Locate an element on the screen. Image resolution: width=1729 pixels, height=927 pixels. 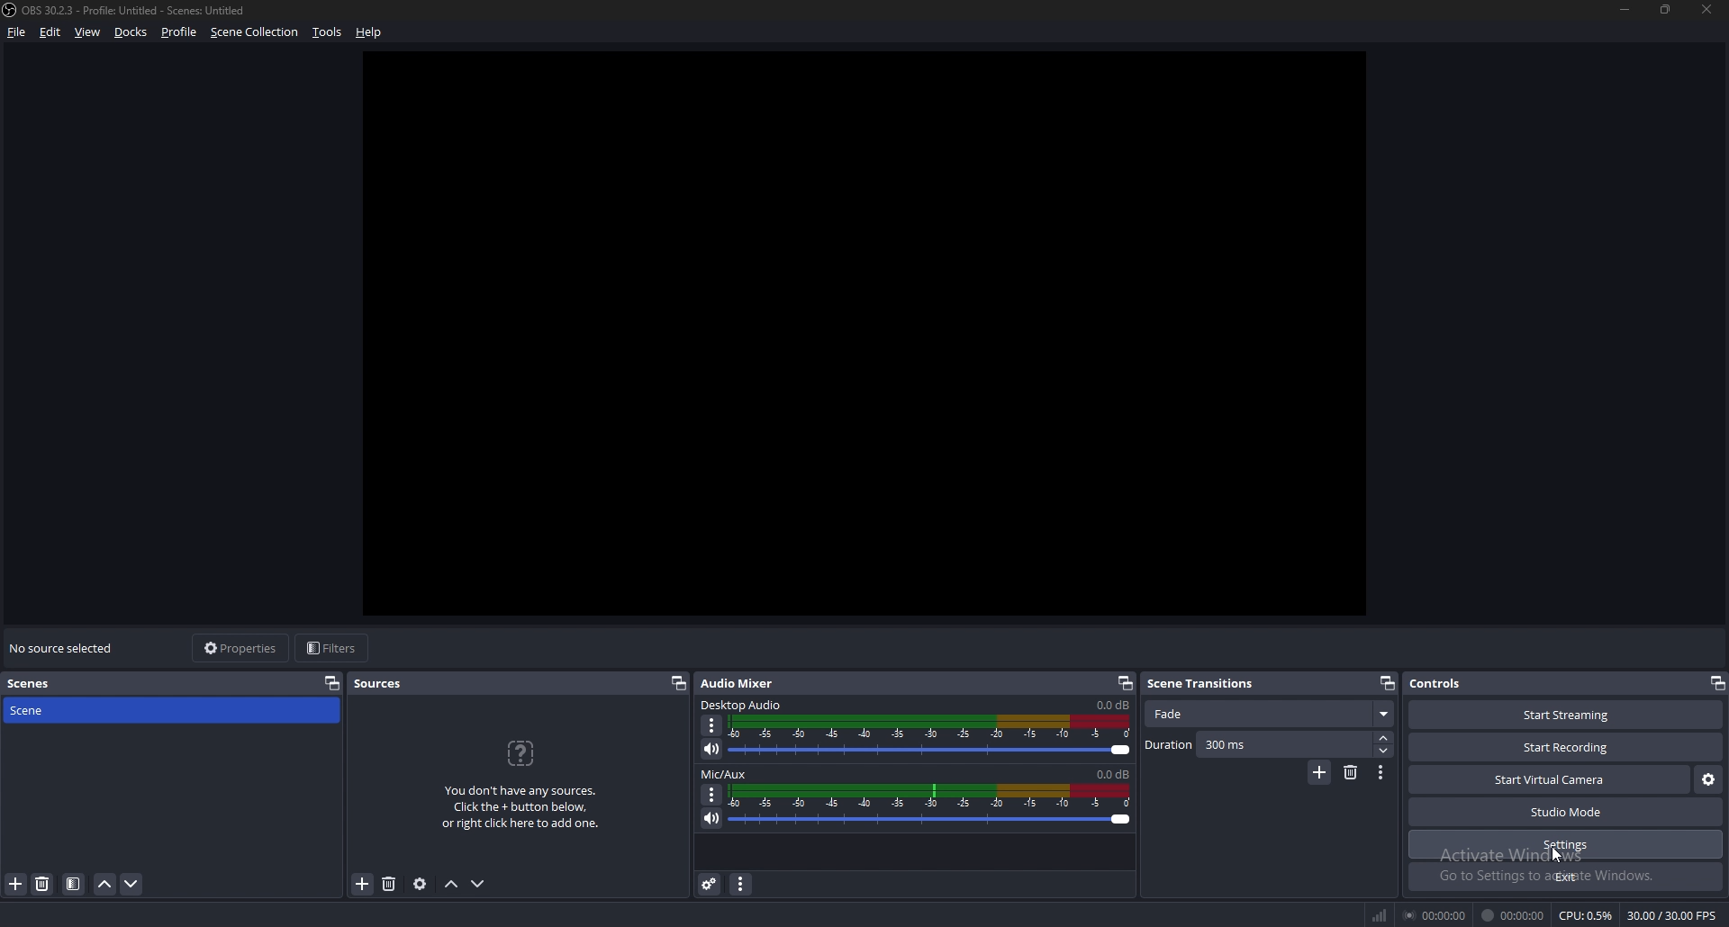
signal is located at coordinates (1377, 912).